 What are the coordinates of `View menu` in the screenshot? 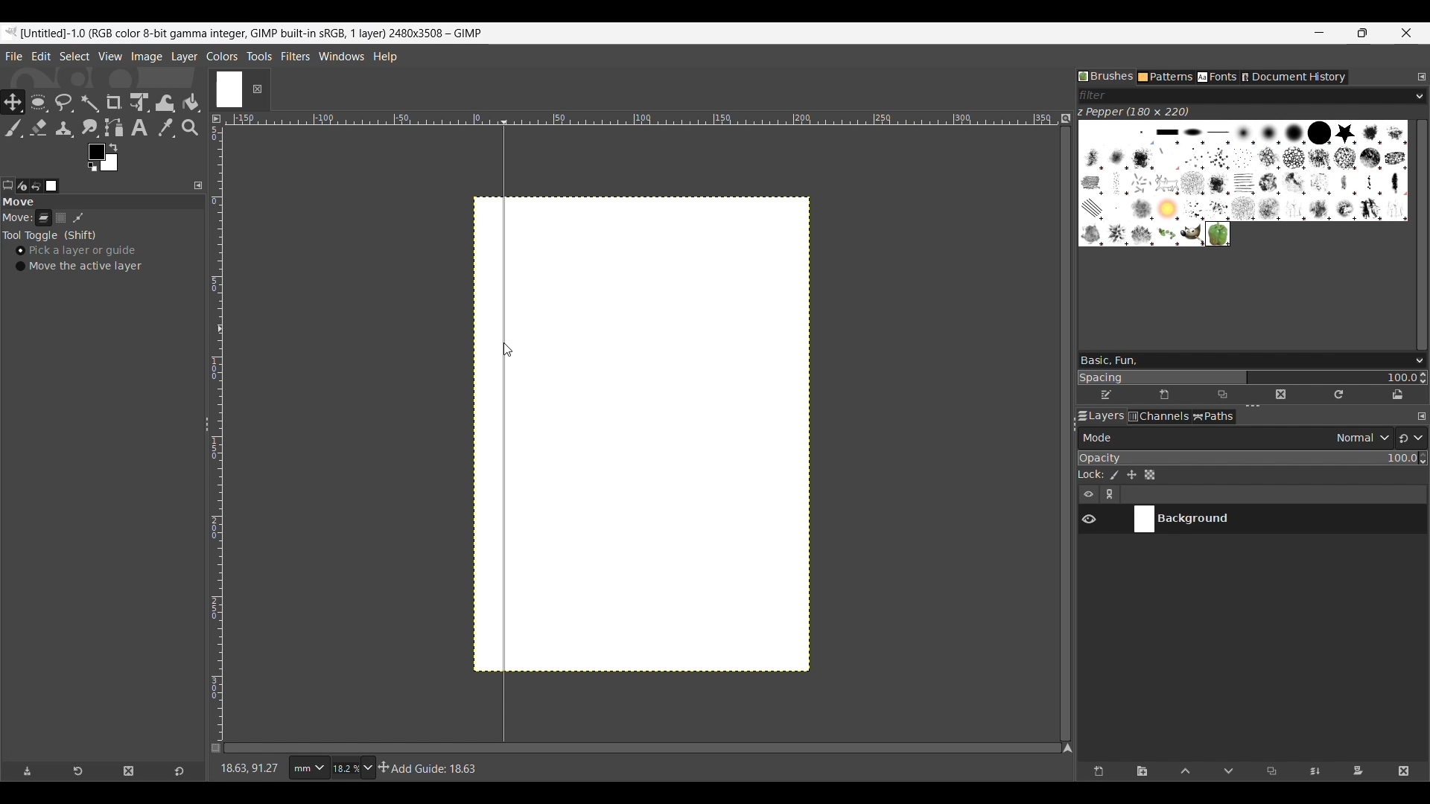 It's located at (109, 56).